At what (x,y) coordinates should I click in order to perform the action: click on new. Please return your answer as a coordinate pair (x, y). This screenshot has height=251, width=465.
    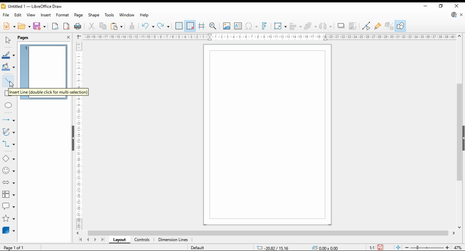
    Looking at the image, I should click on (9, 26).